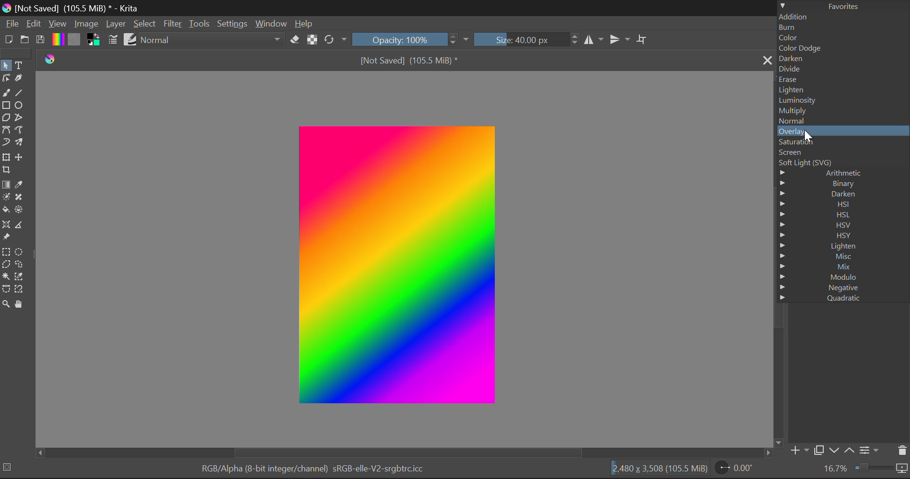  I want to click on Polygon Selection, so click(6, 265).